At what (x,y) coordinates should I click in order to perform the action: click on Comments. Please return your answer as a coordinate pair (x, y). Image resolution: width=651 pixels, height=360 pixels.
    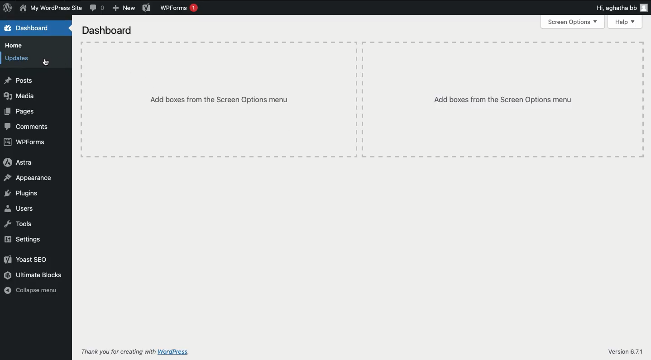
    Looking at the image, I should click on (27, 128).